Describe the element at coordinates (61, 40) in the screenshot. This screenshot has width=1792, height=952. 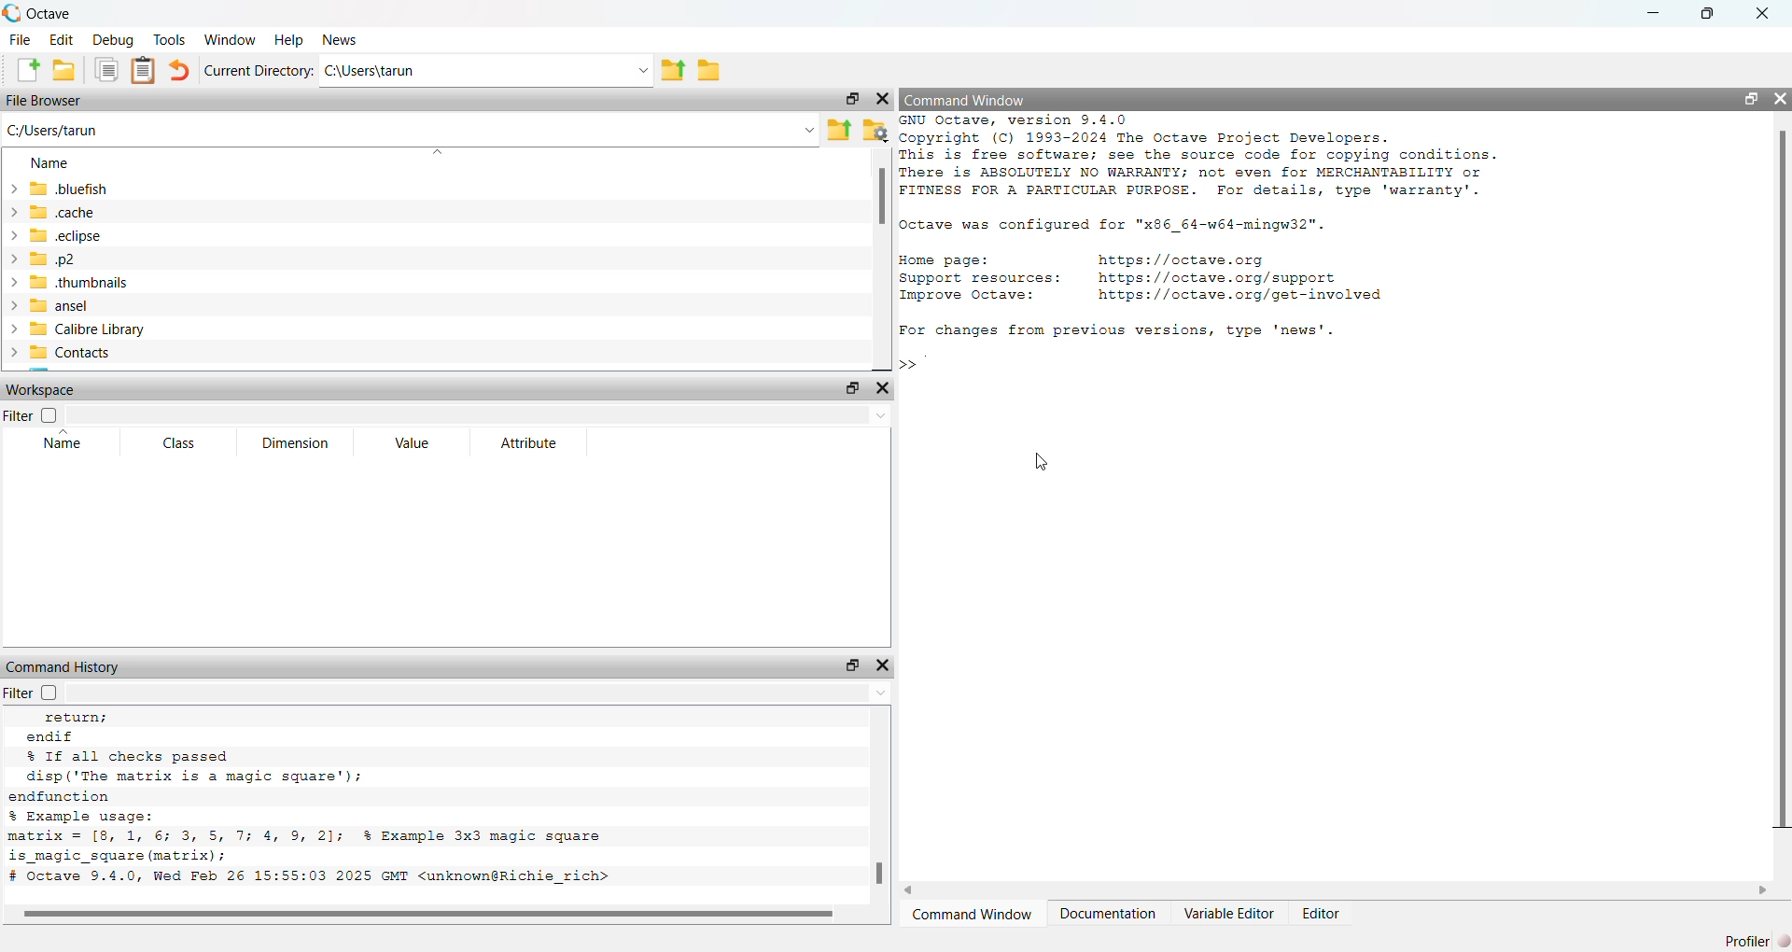
I see `Edit` at that location.